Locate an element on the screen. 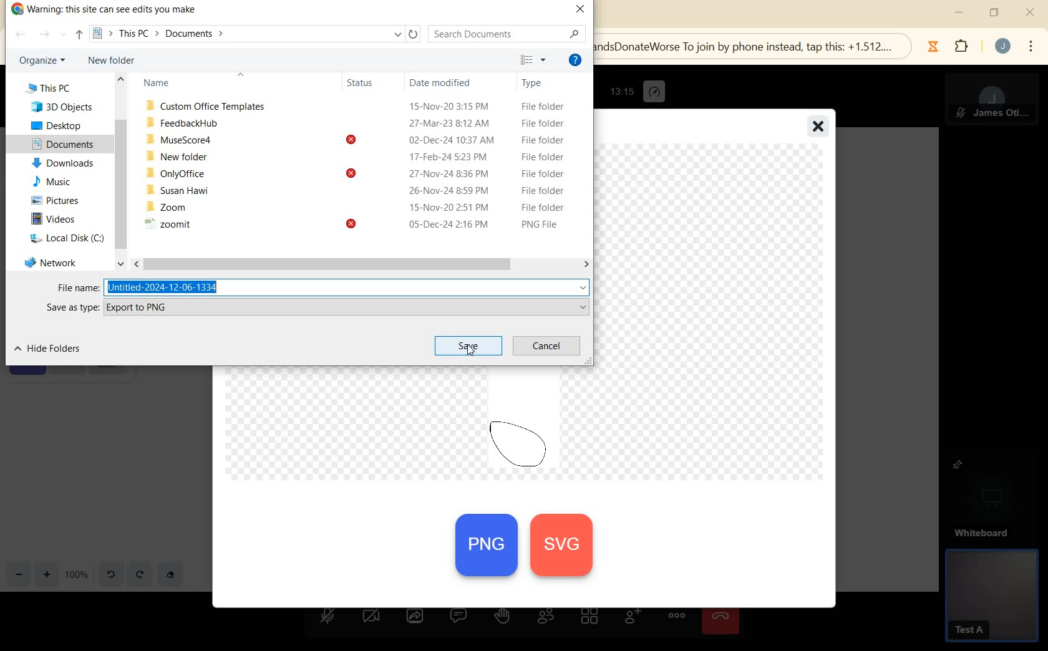  Name Status Date modified Type is located at coordinates (162, 85).